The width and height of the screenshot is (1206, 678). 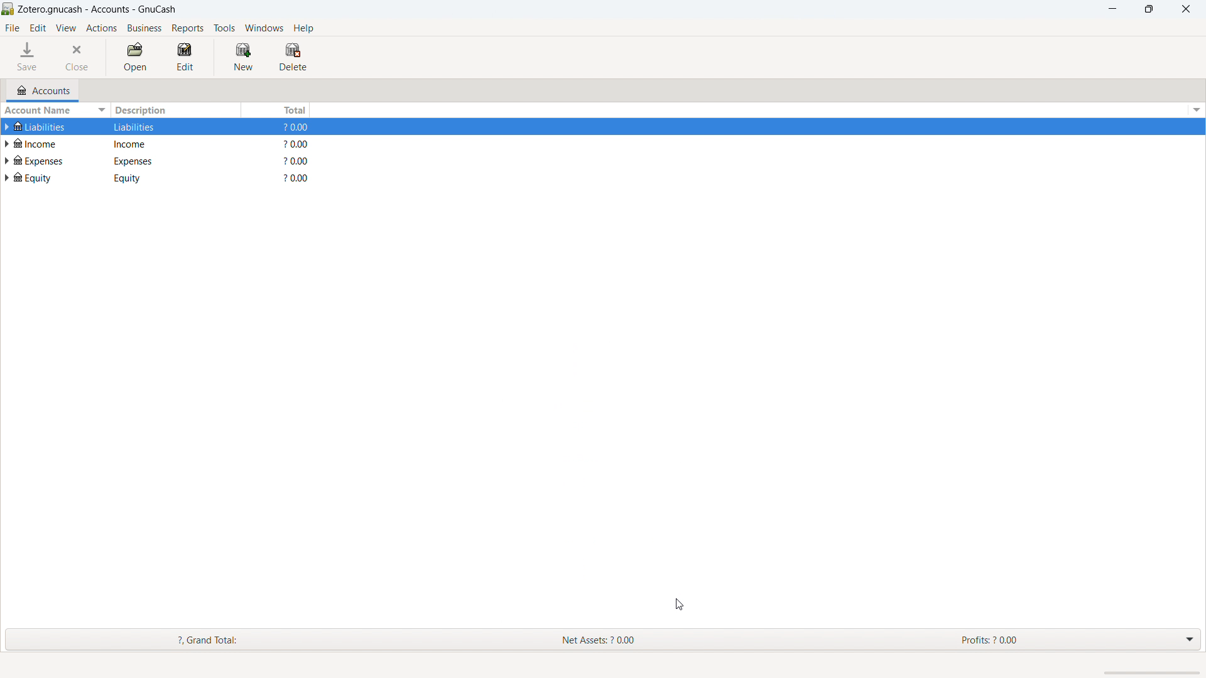 What do you see at coordinates (144, 143) in the screenshot?
I see `Income` at bounding box center [144, 143].